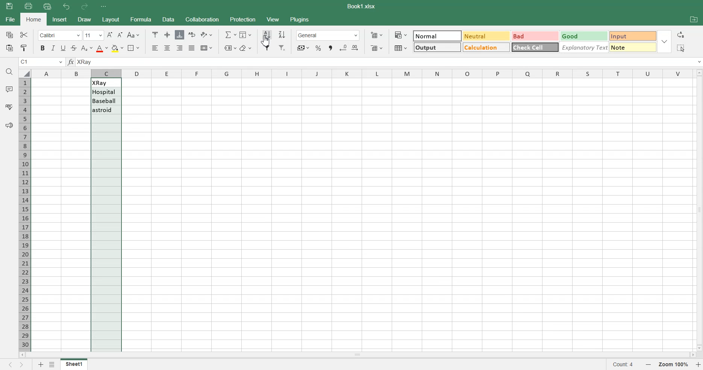 The width and height of the screenshot is (703, 370). I want to click on General, so click(328, 35).